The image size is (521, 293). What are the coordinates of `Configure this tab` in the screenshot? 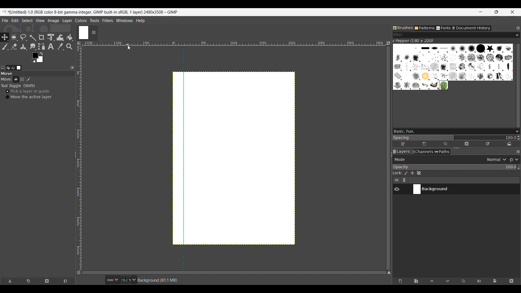 It's located at (518, 152).